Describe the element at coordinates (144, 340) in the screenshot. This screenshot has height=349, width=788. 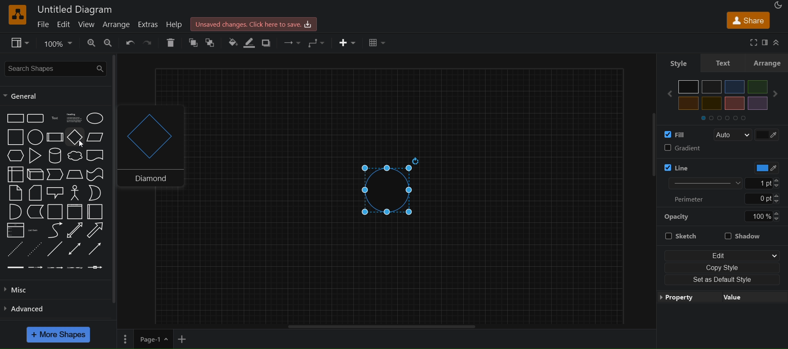
I see `page 1` at that location.